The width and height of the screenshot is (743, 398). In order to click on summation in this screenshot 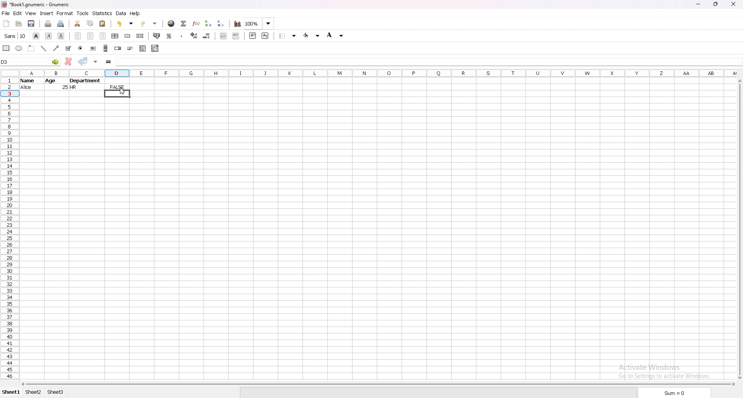, I will do `click(183, 23)`.